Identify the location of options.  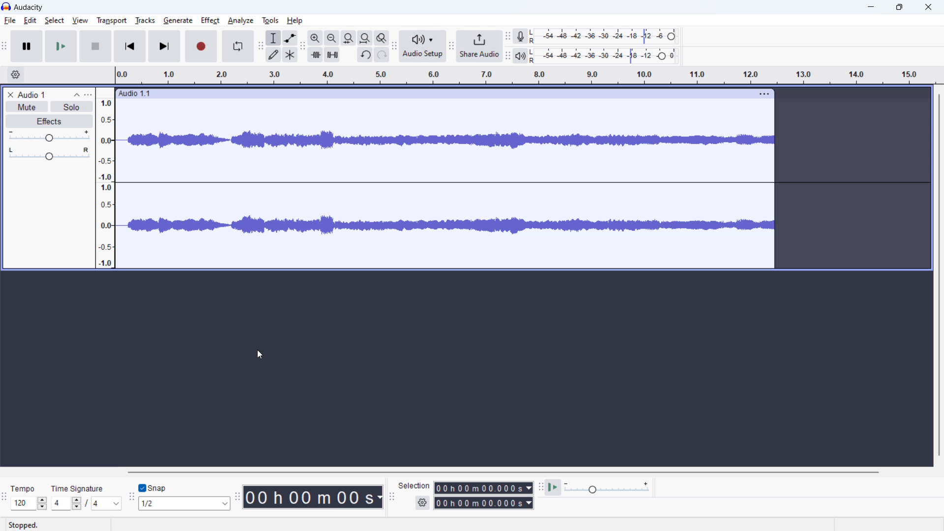
(765, 93).